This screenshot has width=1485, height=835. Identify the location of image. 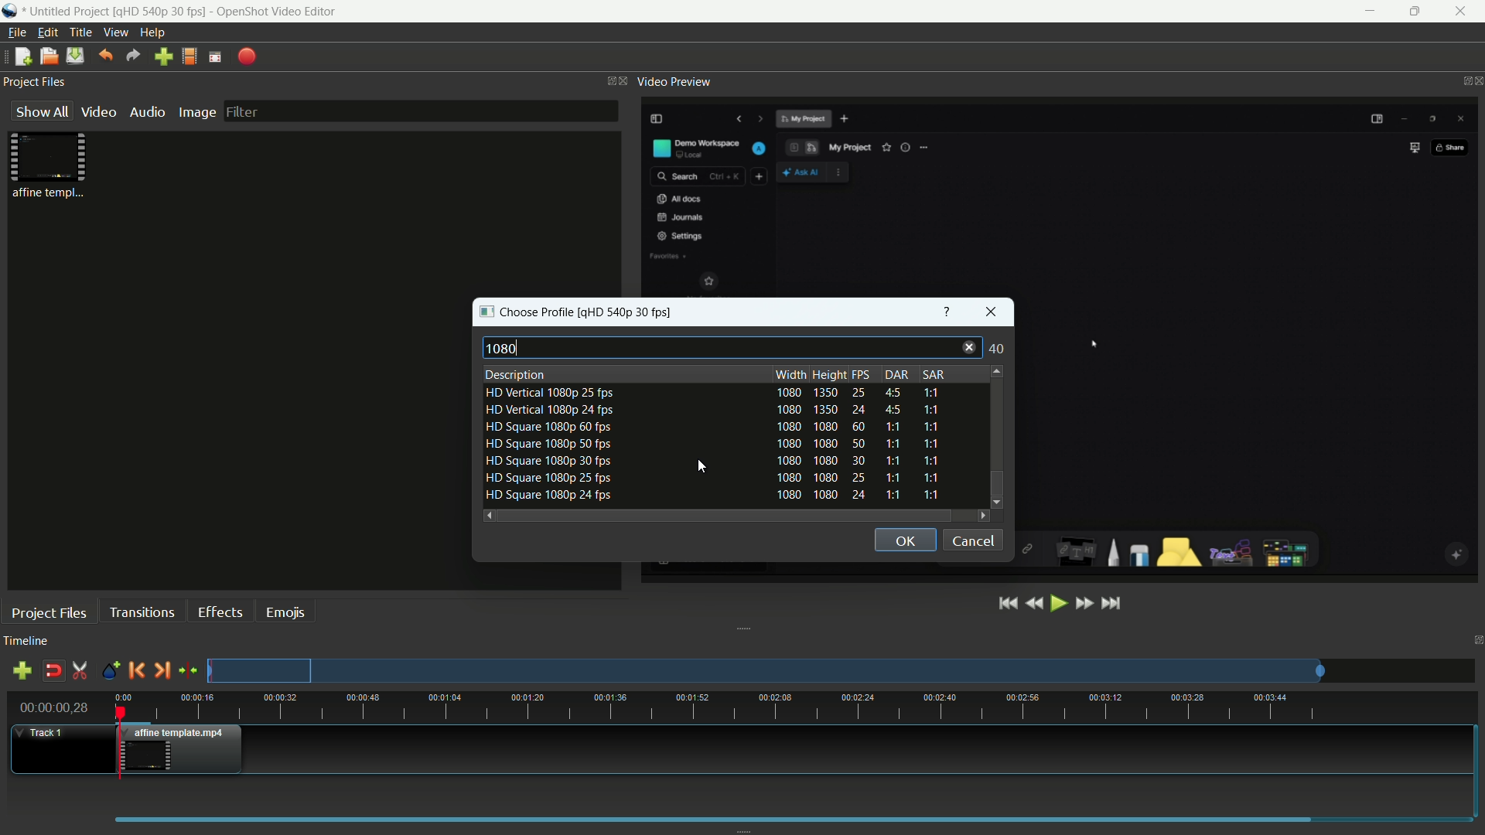
(197, 113).